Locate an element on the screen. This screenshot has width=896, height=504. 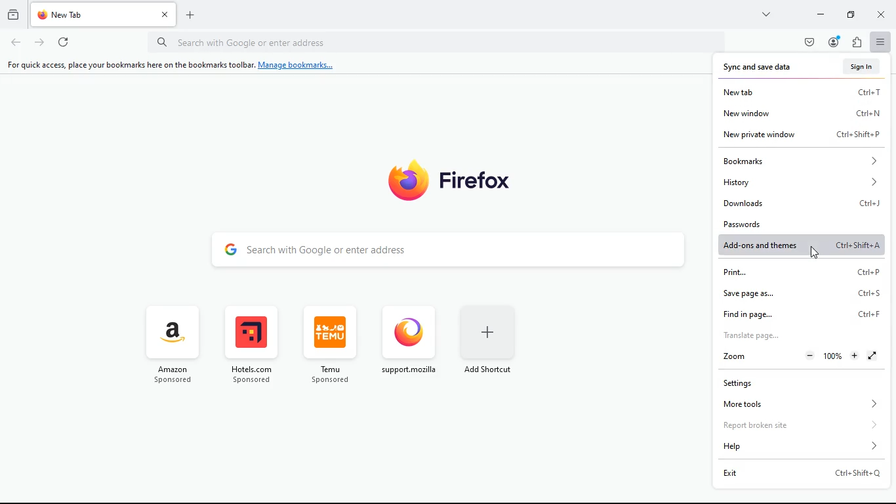
find in page  ctrl+f is located at coordinates (800, 314).